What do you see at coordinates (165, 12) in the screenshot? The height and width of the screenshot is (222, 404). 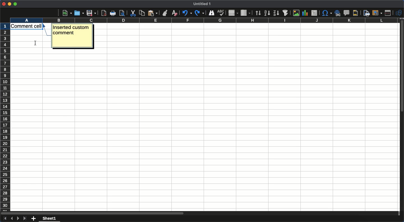 I see `Clone formatting` at bounding box center [165, 12].